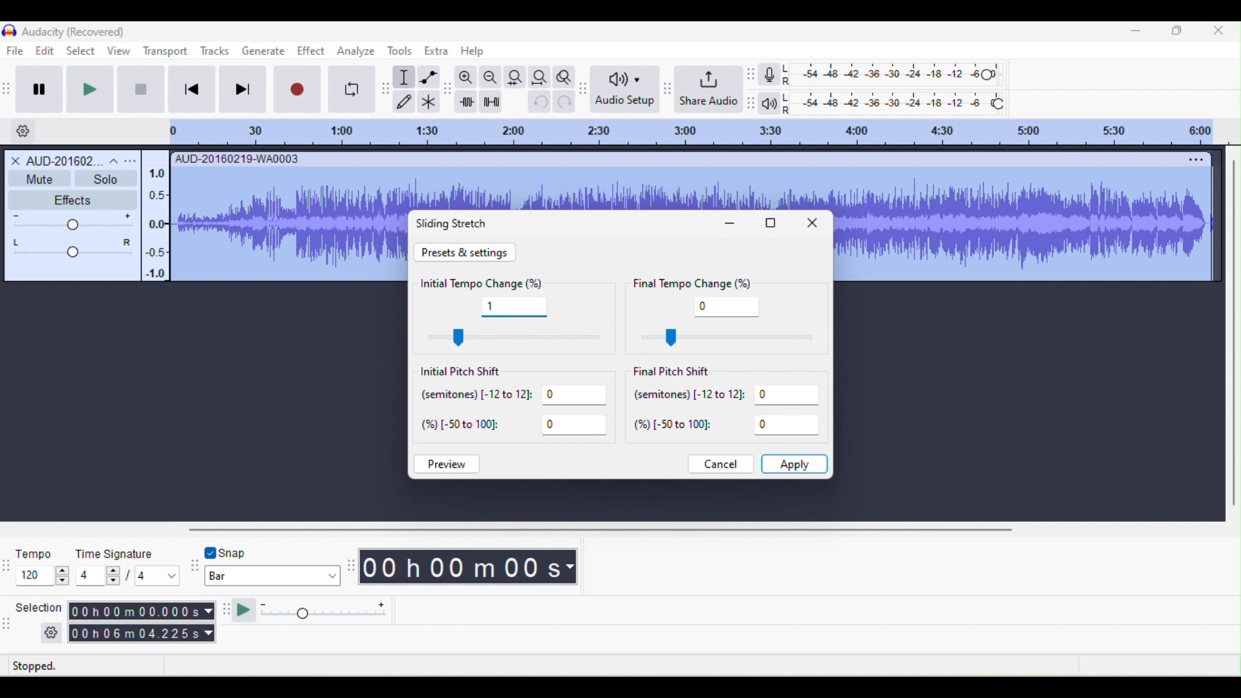 Image resolution: width=1241 pixels, height=698 pixels. Describe the element at coordinates (74, 236) in the screenshot. I see `Level` at that location.